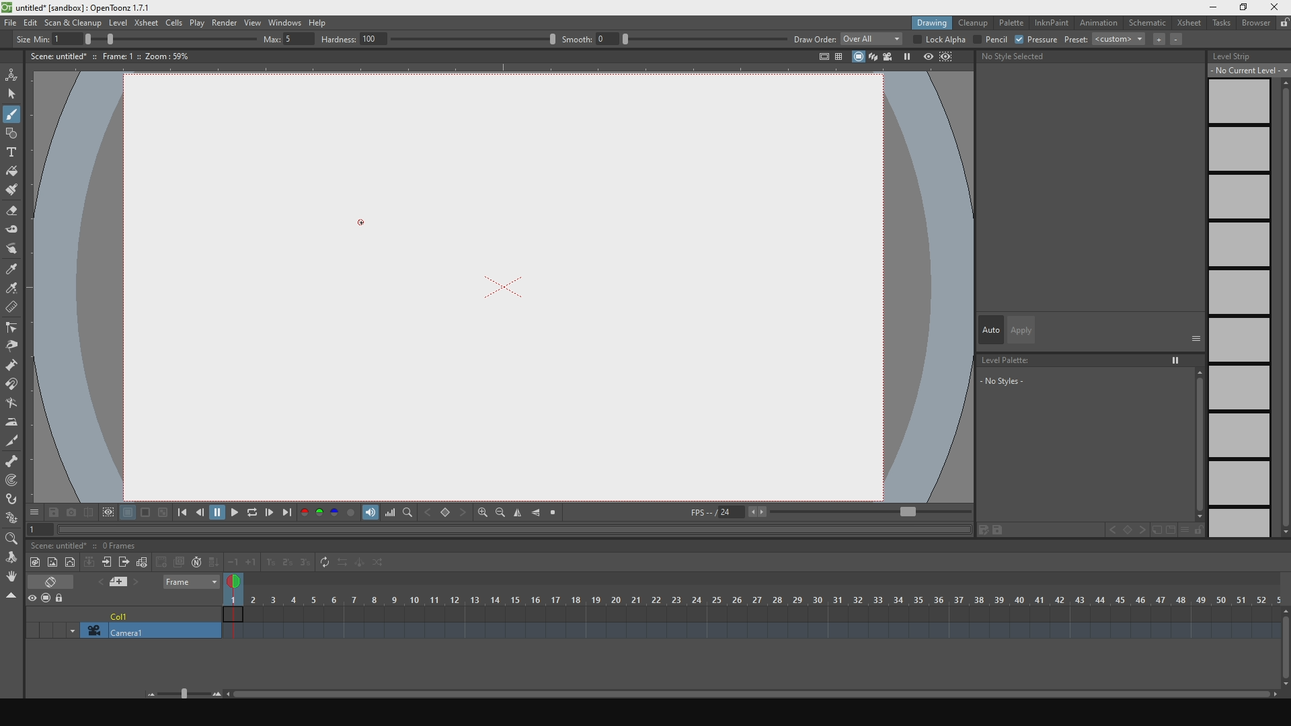 The image size is (1291, 726). I want to click on level strip, so click(1246, 55).